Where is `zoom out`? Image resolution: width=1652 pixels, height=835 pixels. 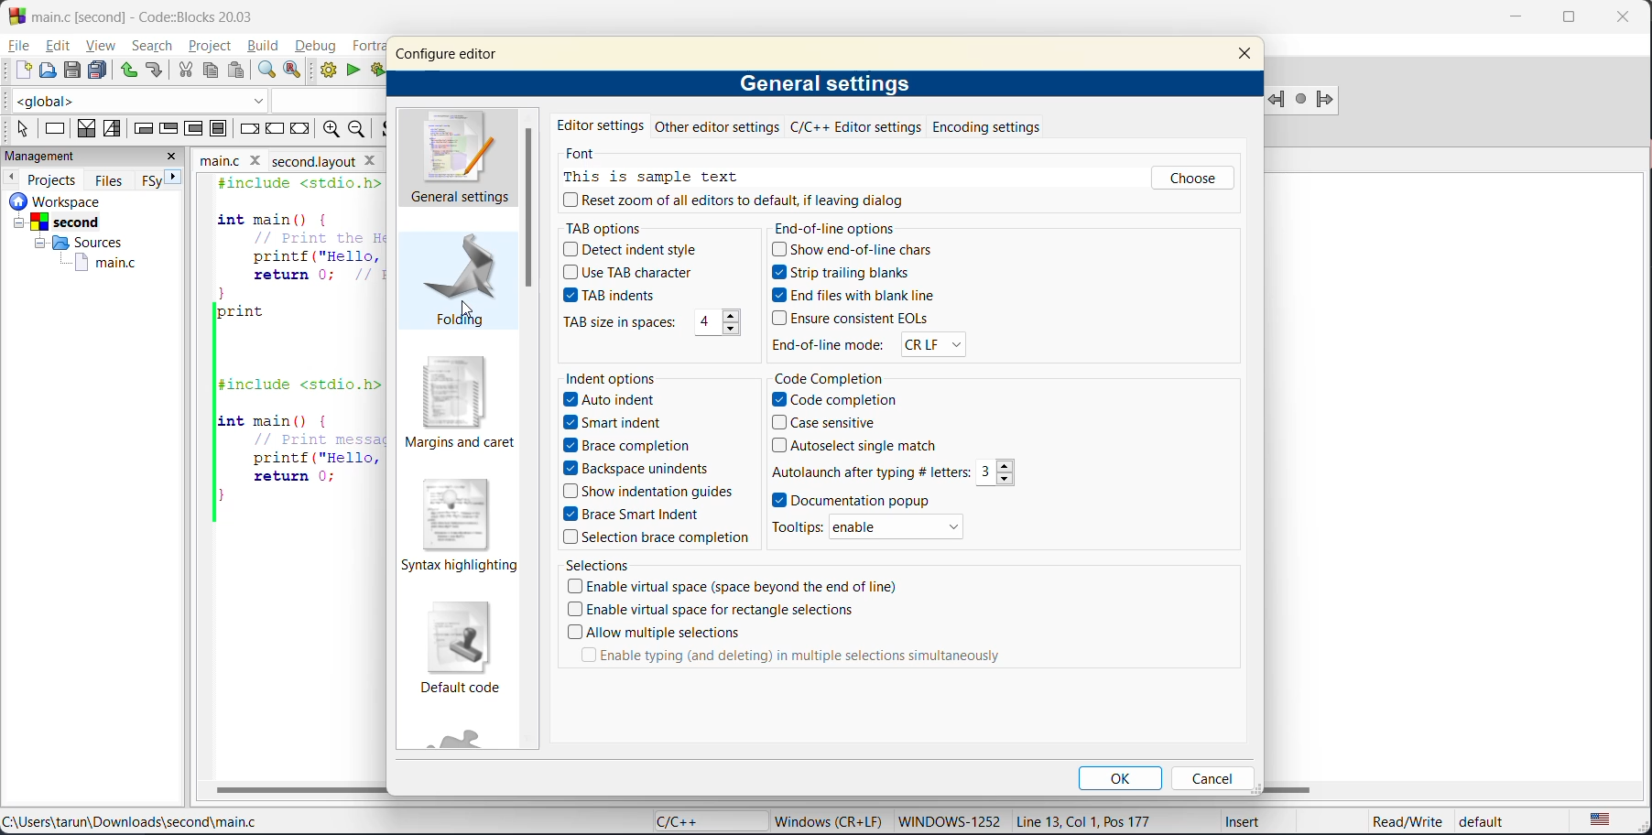
zoom out is located at coordinates (362, 129).